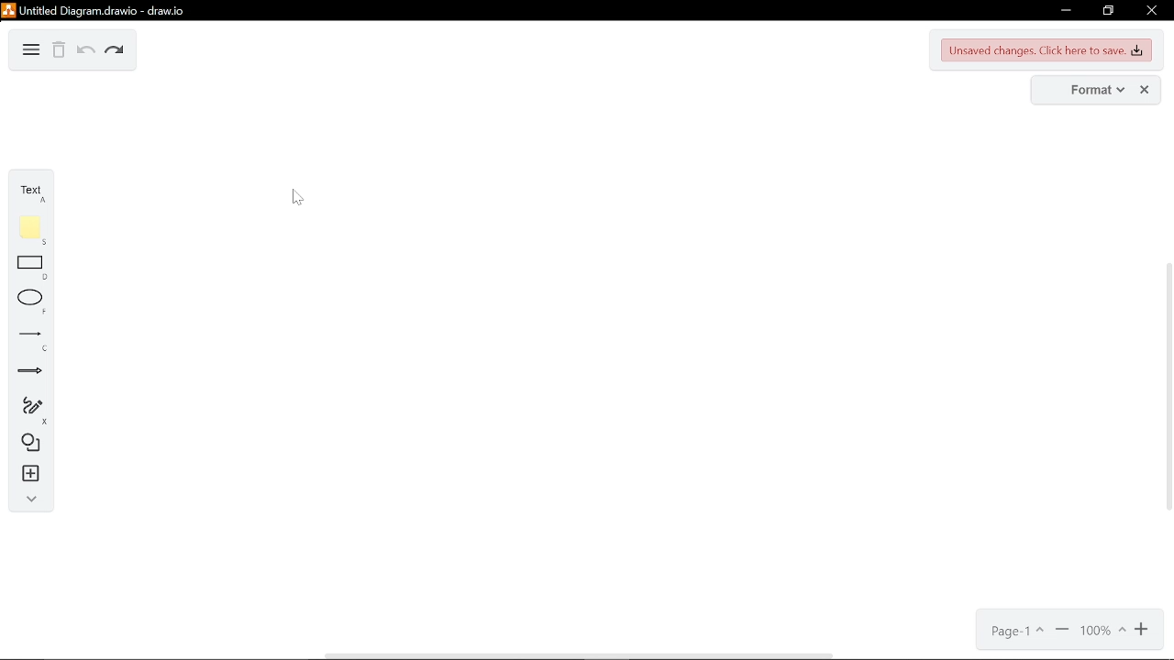 This screenshot has width=1174, height=660. Describe the element at coordinates (1150, 12) in the screenshot. I see `close` at that location.